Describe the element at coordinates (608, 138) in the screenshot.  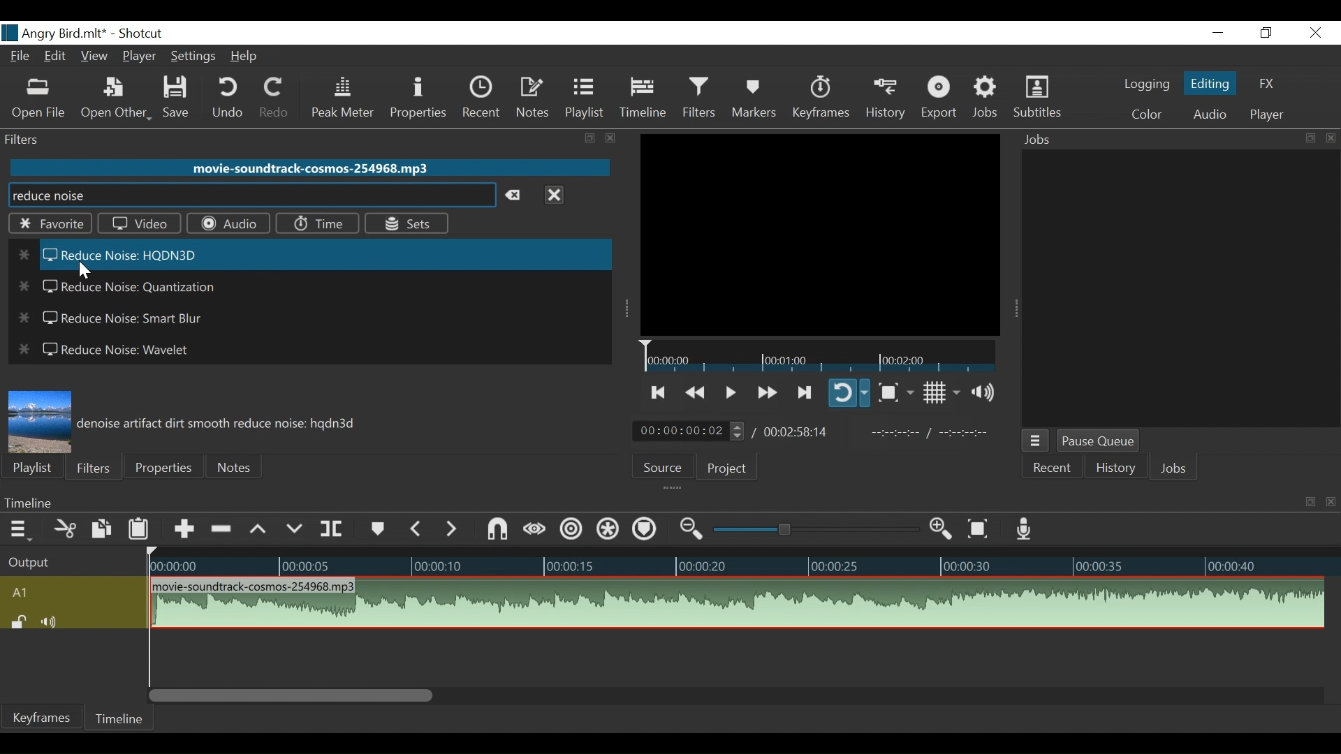
I see `close` at that location.